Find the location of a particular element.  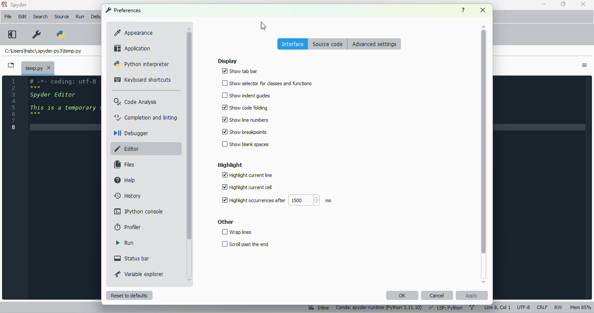

run is located at coordinates (80, 17).